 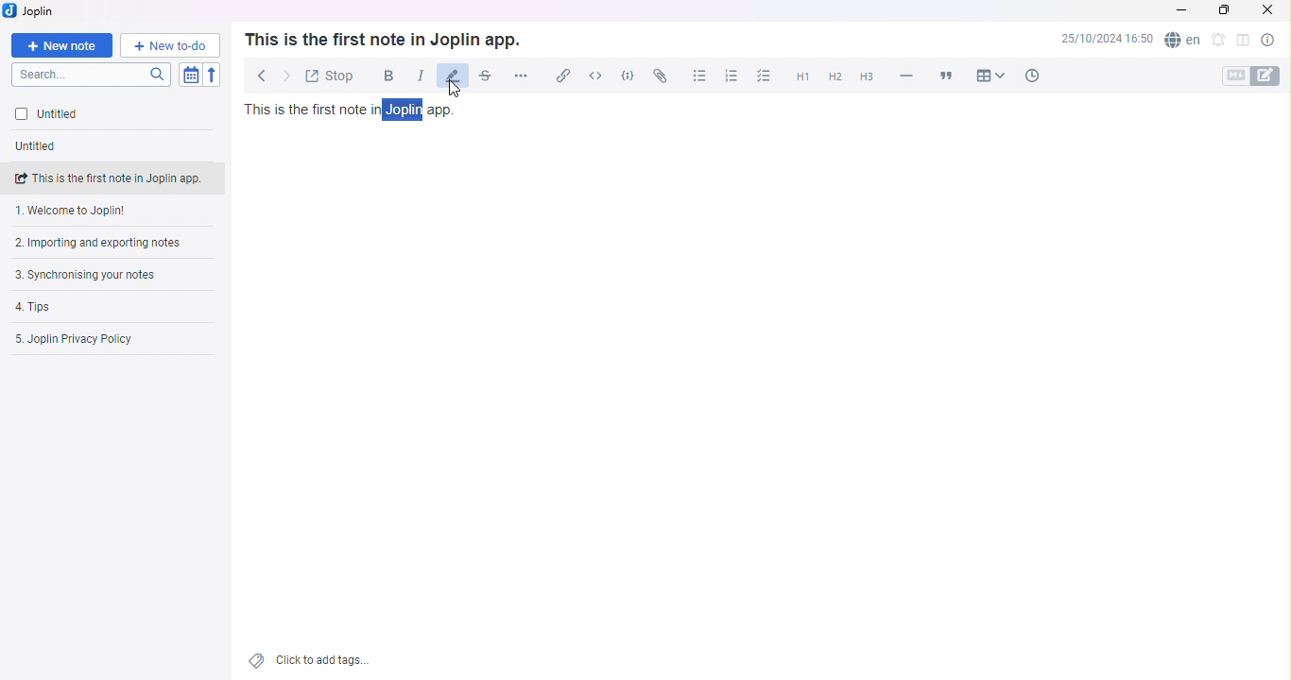 I want to click on Bold, so click(x=384, y=75).